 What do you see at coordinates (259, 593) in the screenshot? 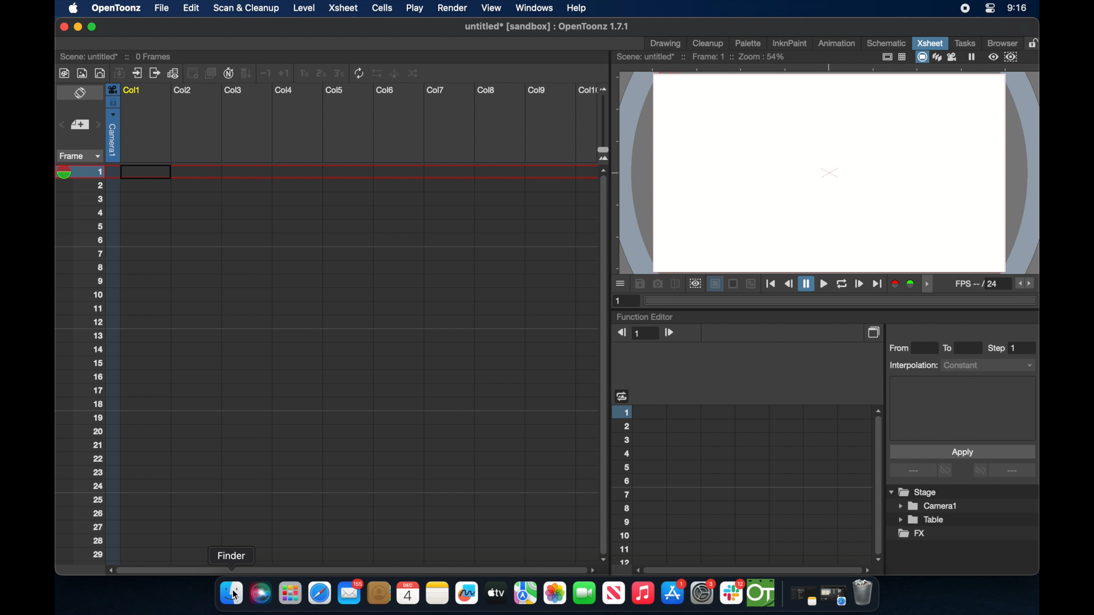
I see `siri` at bounding box center [259, 593].